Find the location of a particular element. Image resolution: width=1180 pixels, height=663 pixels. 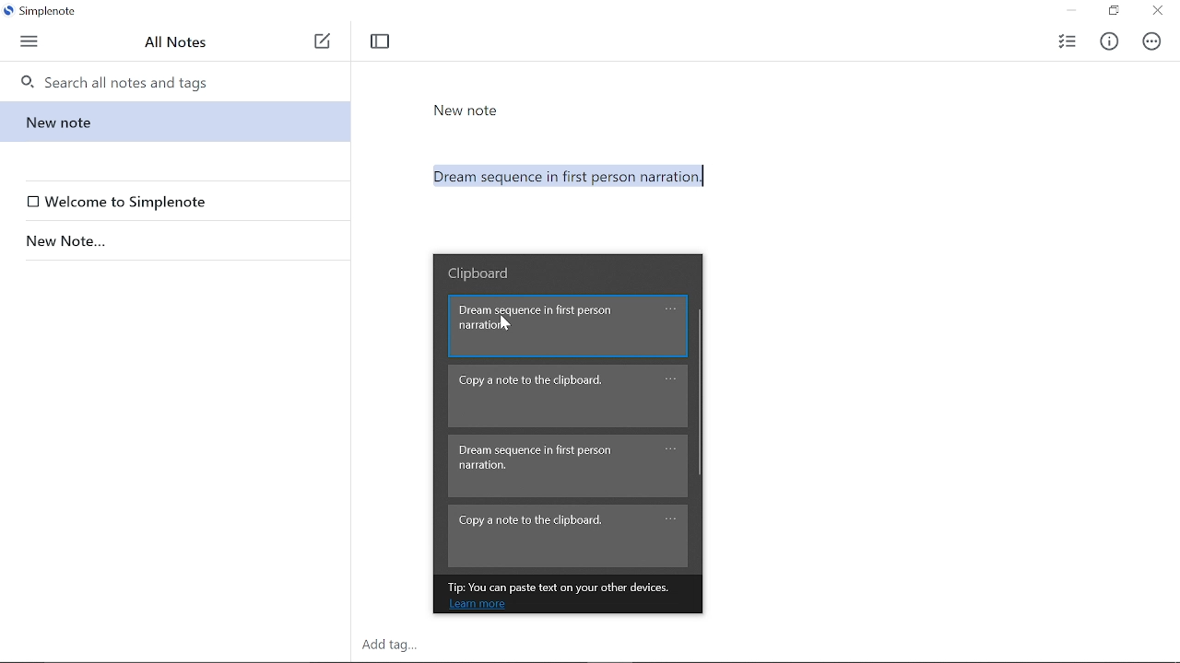

New Note... is located at coordinates (171, 241).